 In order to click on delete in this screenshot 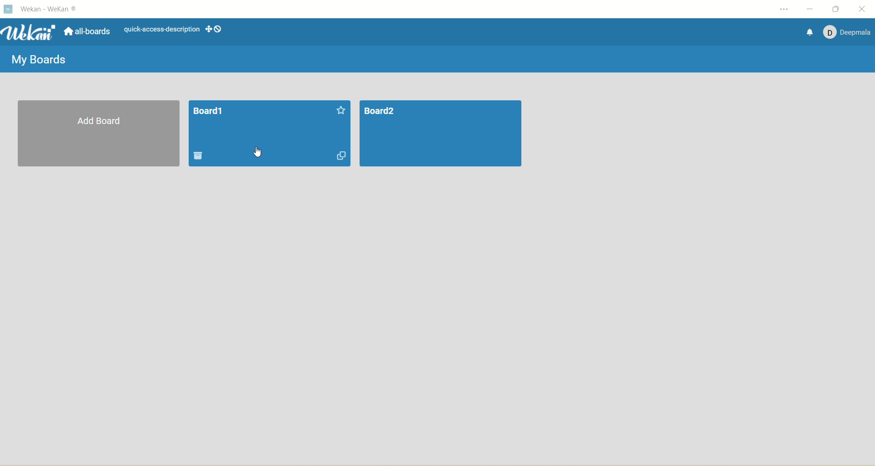, I will do `click(201, 155)`.